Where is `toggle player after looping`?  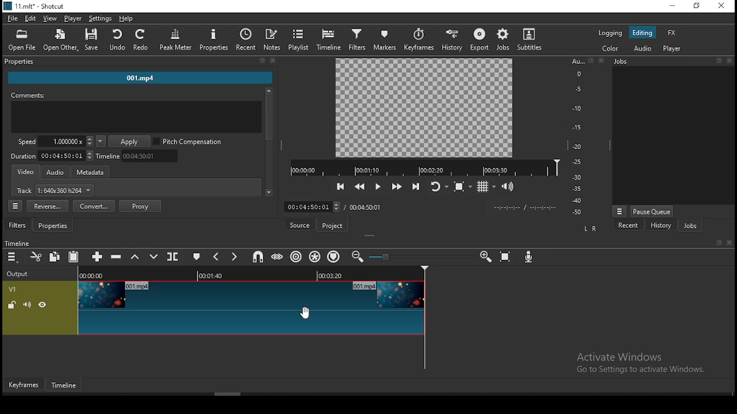 toggle player after looping is located at coordinates (439, 187).